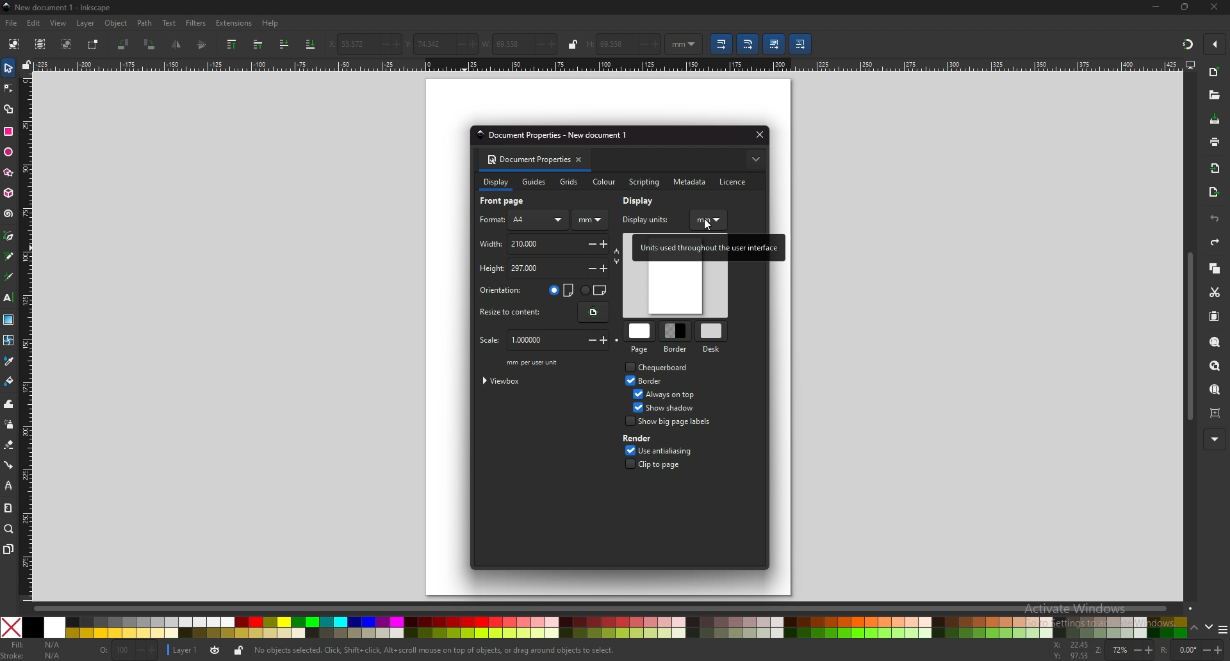  Describe the element at coordinates (607, 340) in the screenshot. I see `+` at that location.